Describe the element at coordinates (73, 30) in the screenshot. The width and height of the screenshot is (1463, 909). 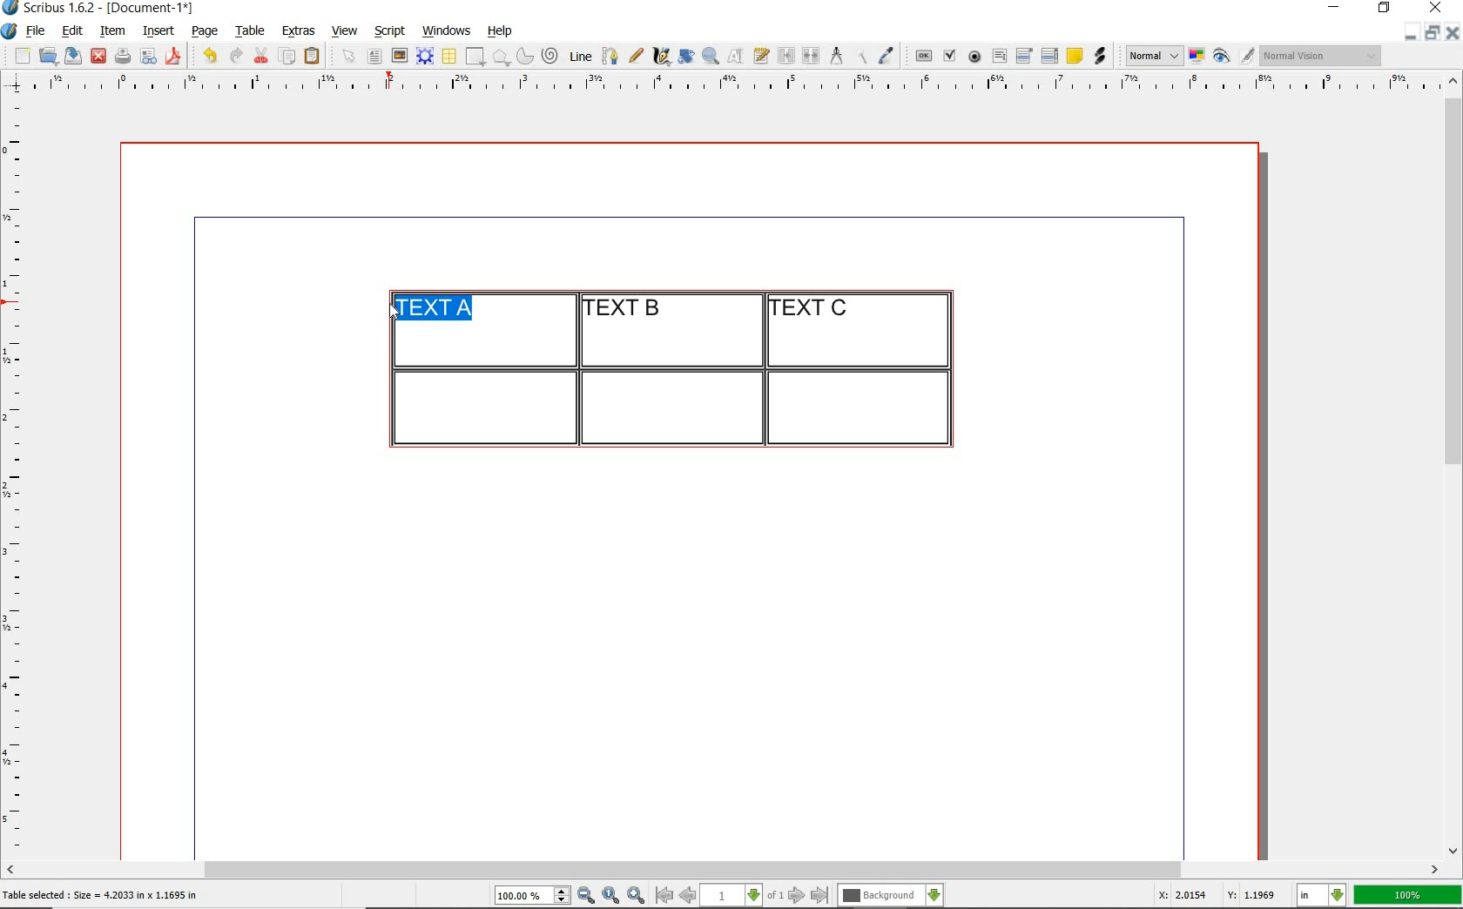
I see `edit` at that location.